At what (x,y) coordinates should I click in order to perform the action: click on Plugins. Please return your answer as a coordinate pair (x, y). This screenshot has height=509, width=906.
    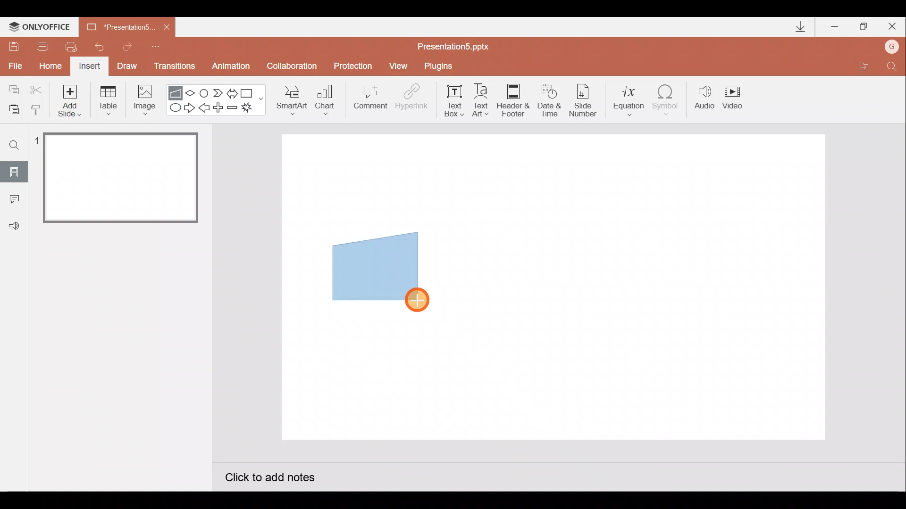
    Looking at the image, I should click on (441, 66).